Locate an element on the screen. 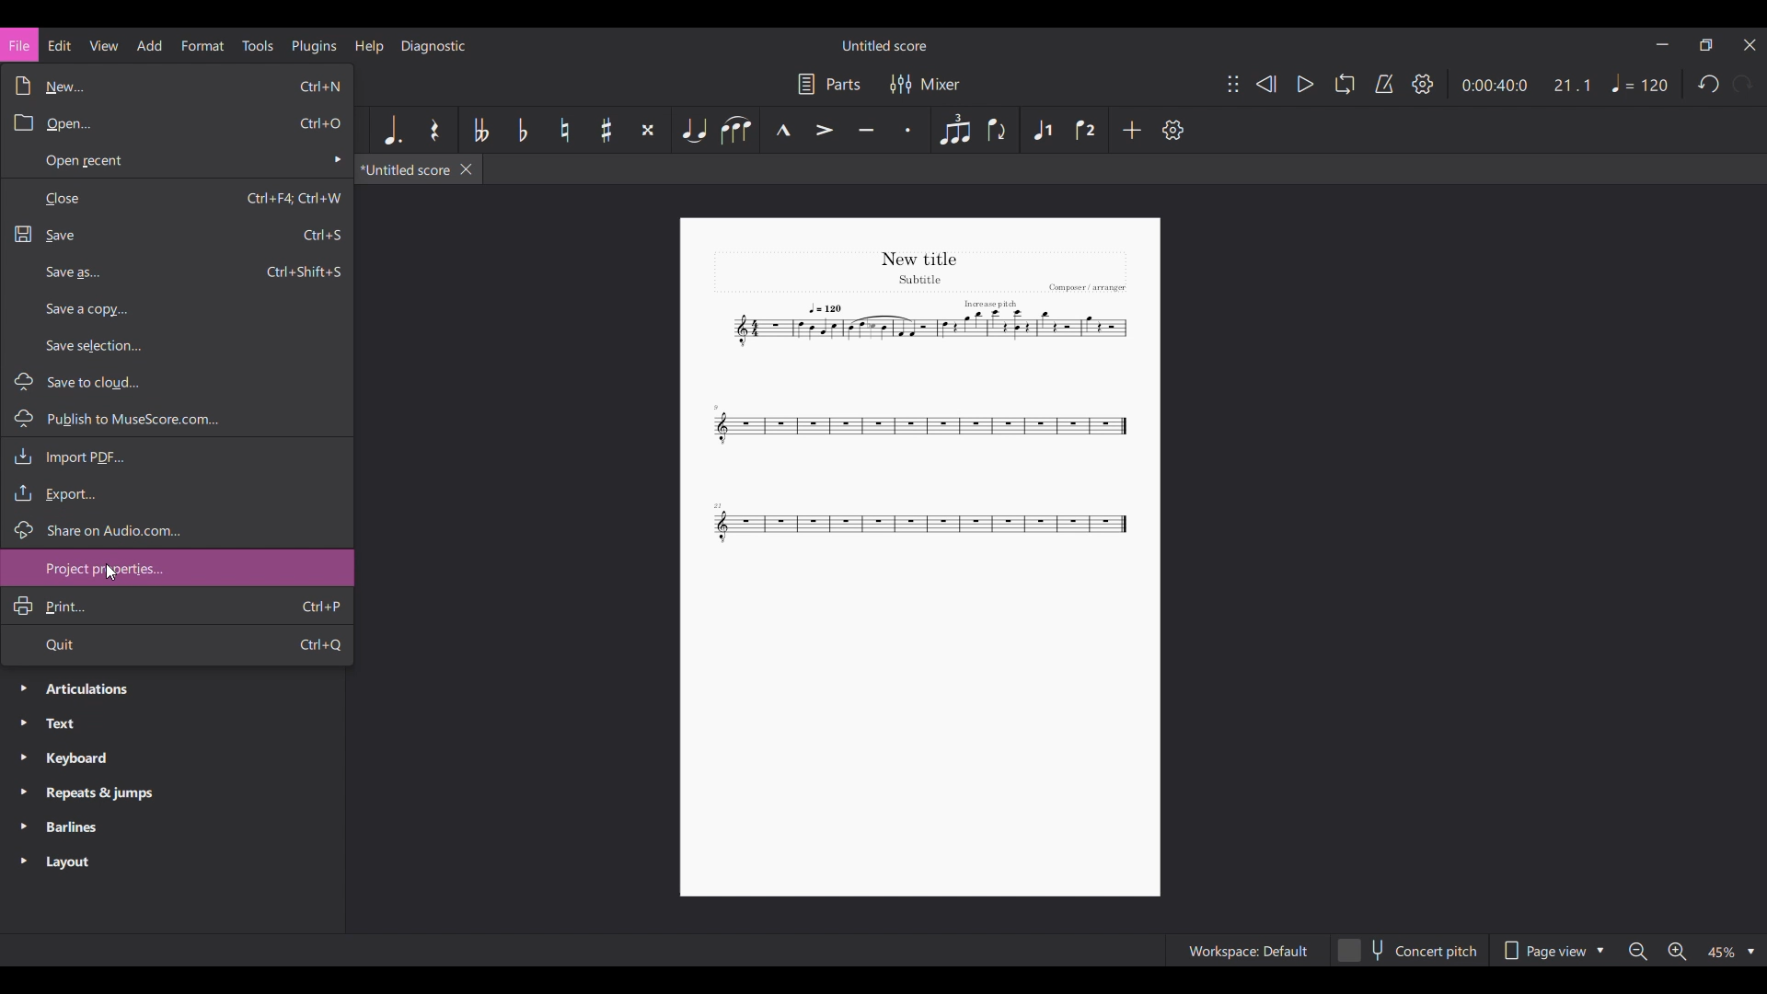  Show in smaller tab is located at coordinates (1706, 44).